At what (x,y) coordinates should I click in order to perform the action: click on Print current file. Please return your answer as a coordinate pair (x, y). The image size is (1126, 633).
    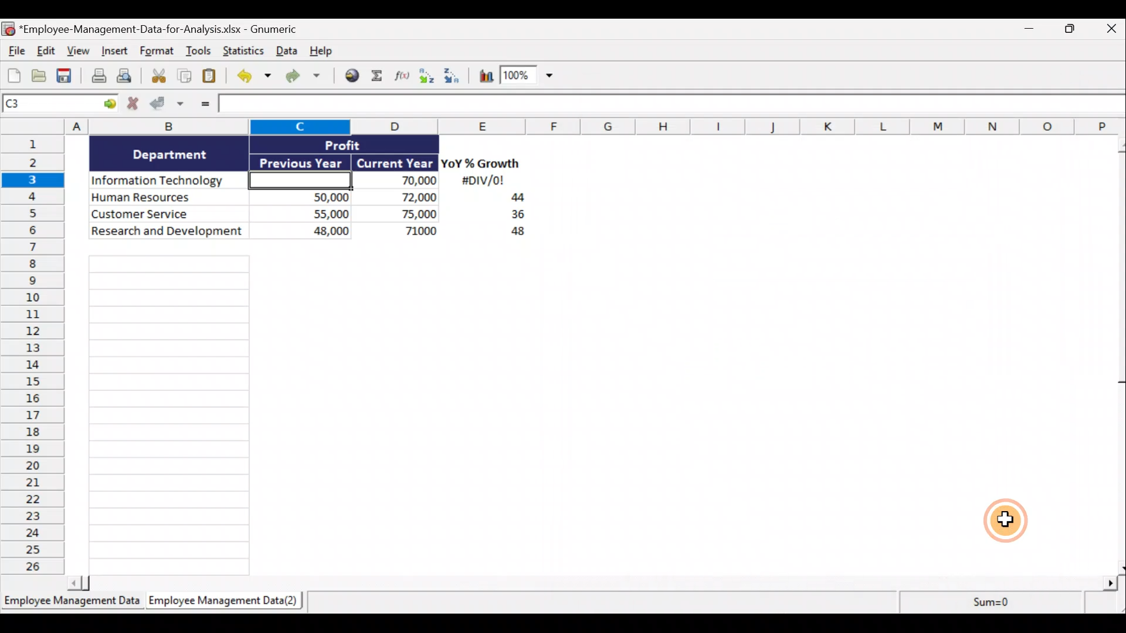
    Looking at the image, I should click on (97, 77).